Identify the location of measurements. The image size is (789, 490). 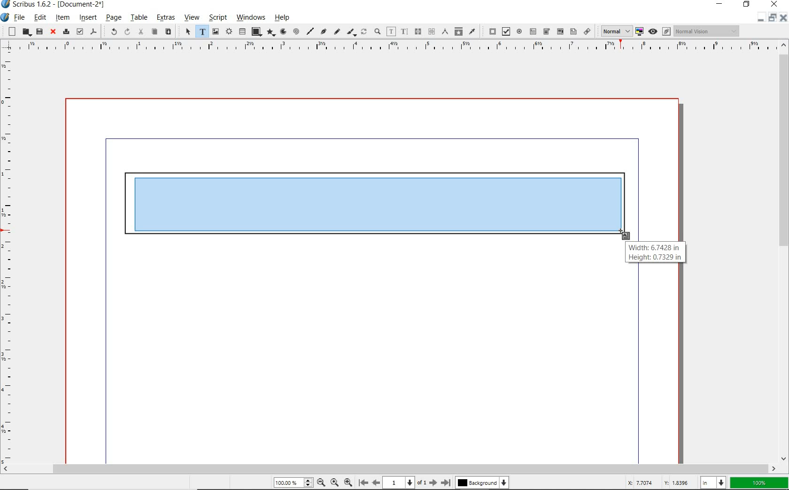
(444, 32).